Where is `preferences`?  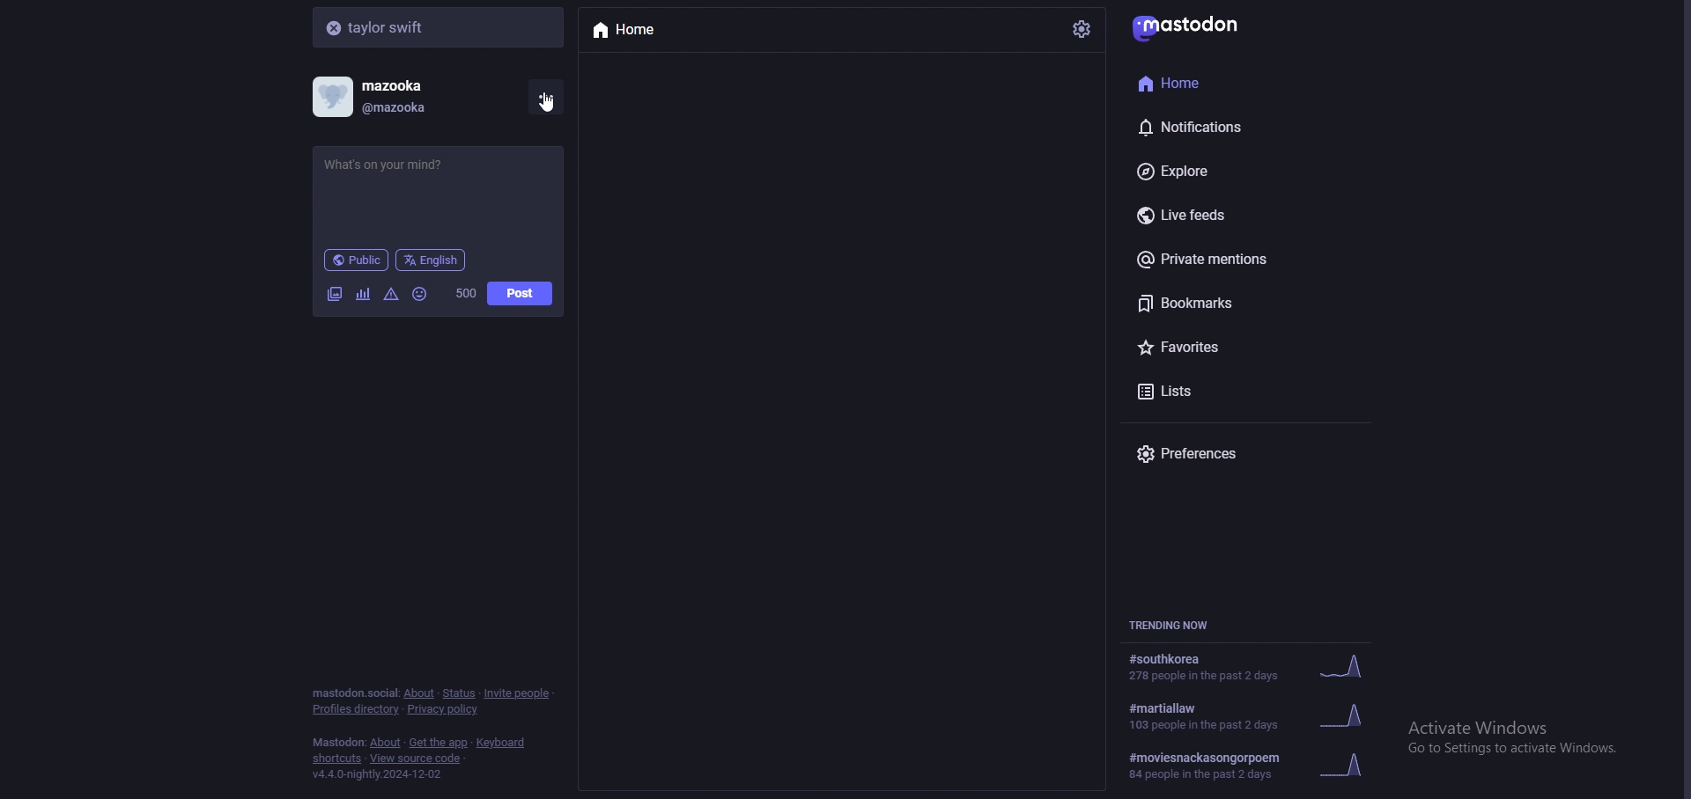 preferences is located at coordinates (1223, 455).